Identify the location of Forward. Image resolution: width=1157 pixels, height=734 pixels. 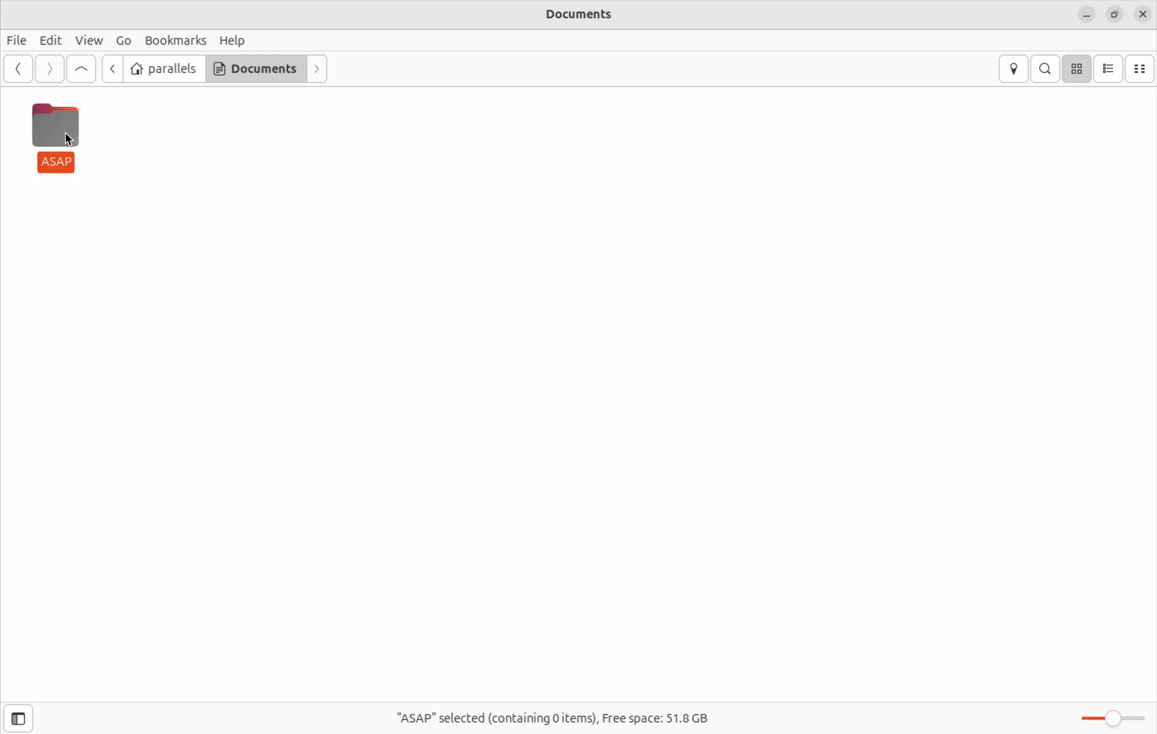
(50, 69).